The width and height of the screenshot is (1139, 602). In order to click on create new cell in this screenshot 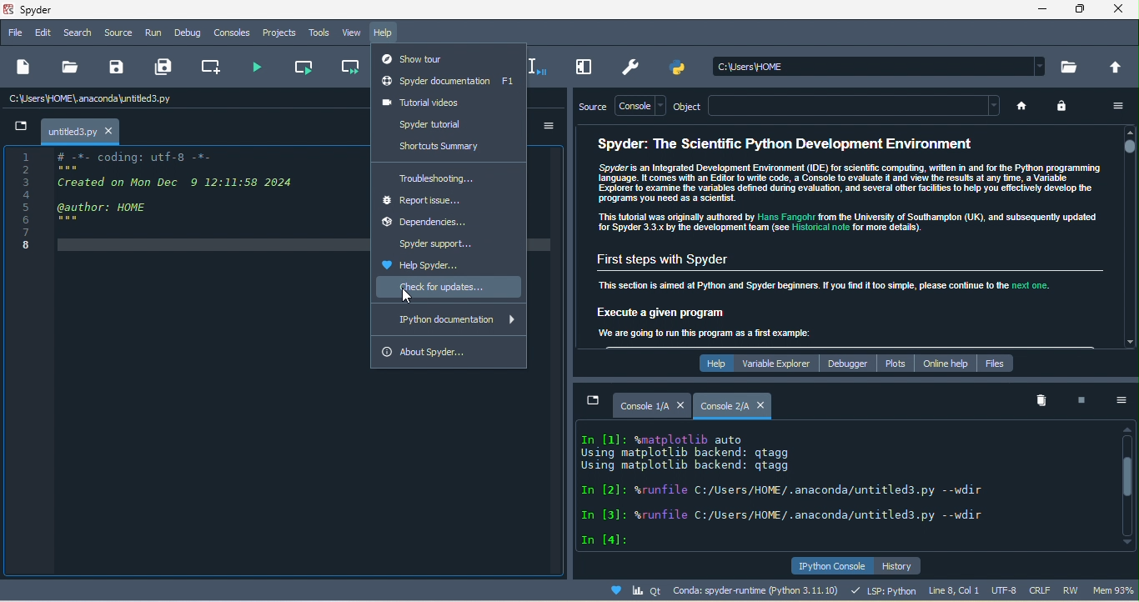, I will do `click(213, 66)`.